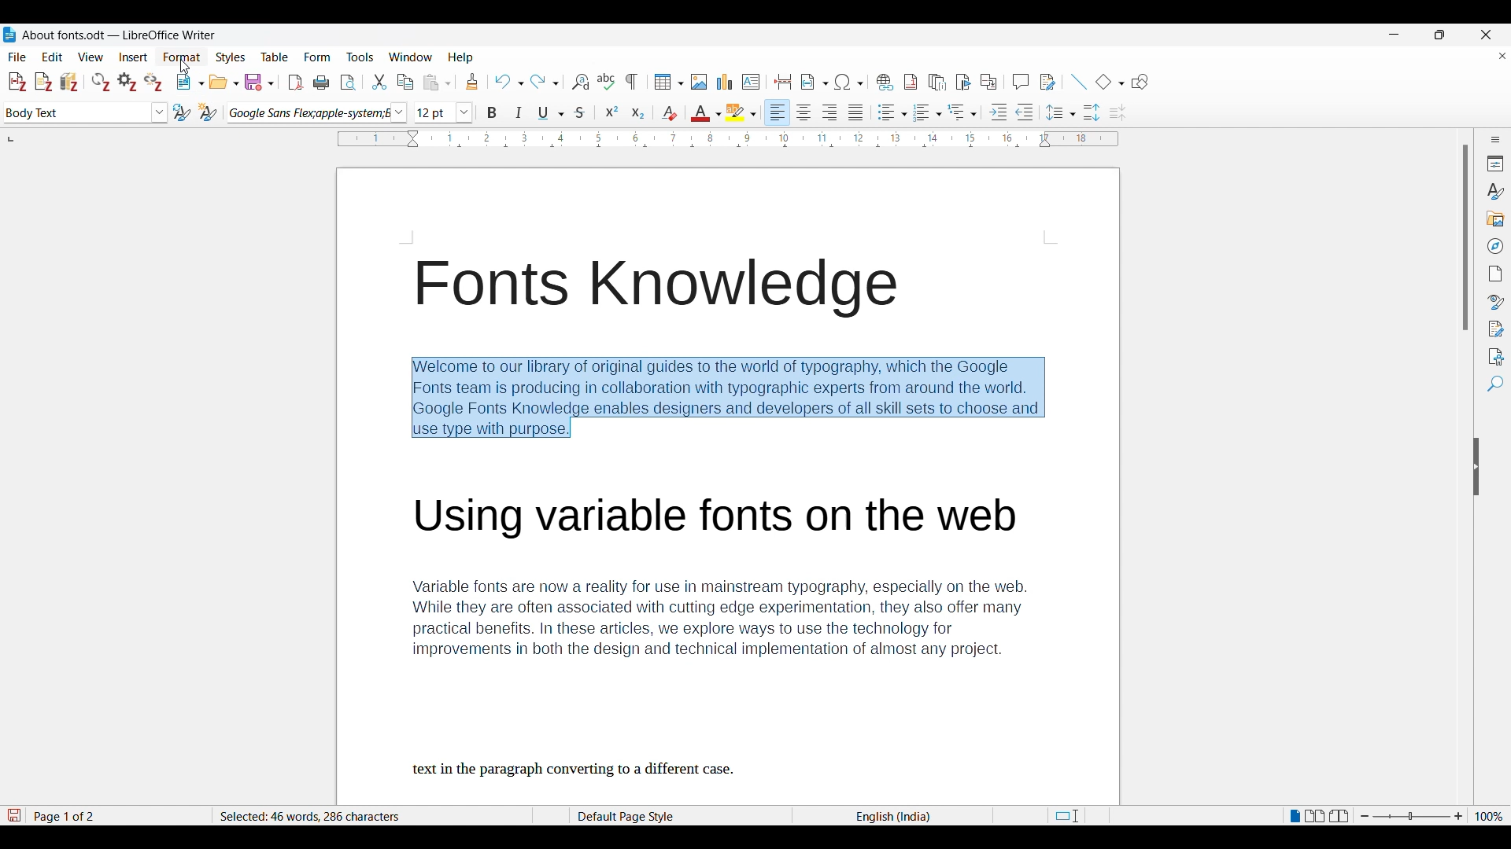  I want to click on Show draw functions, so click(1140, 82).